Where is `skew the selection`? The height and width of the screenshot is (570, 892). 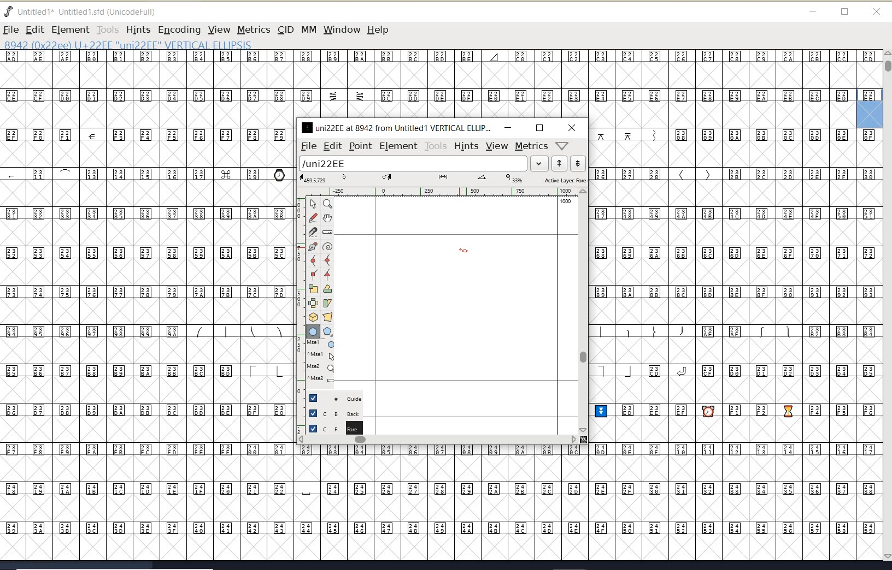 skew the selection is located at coordinates (327, 304).